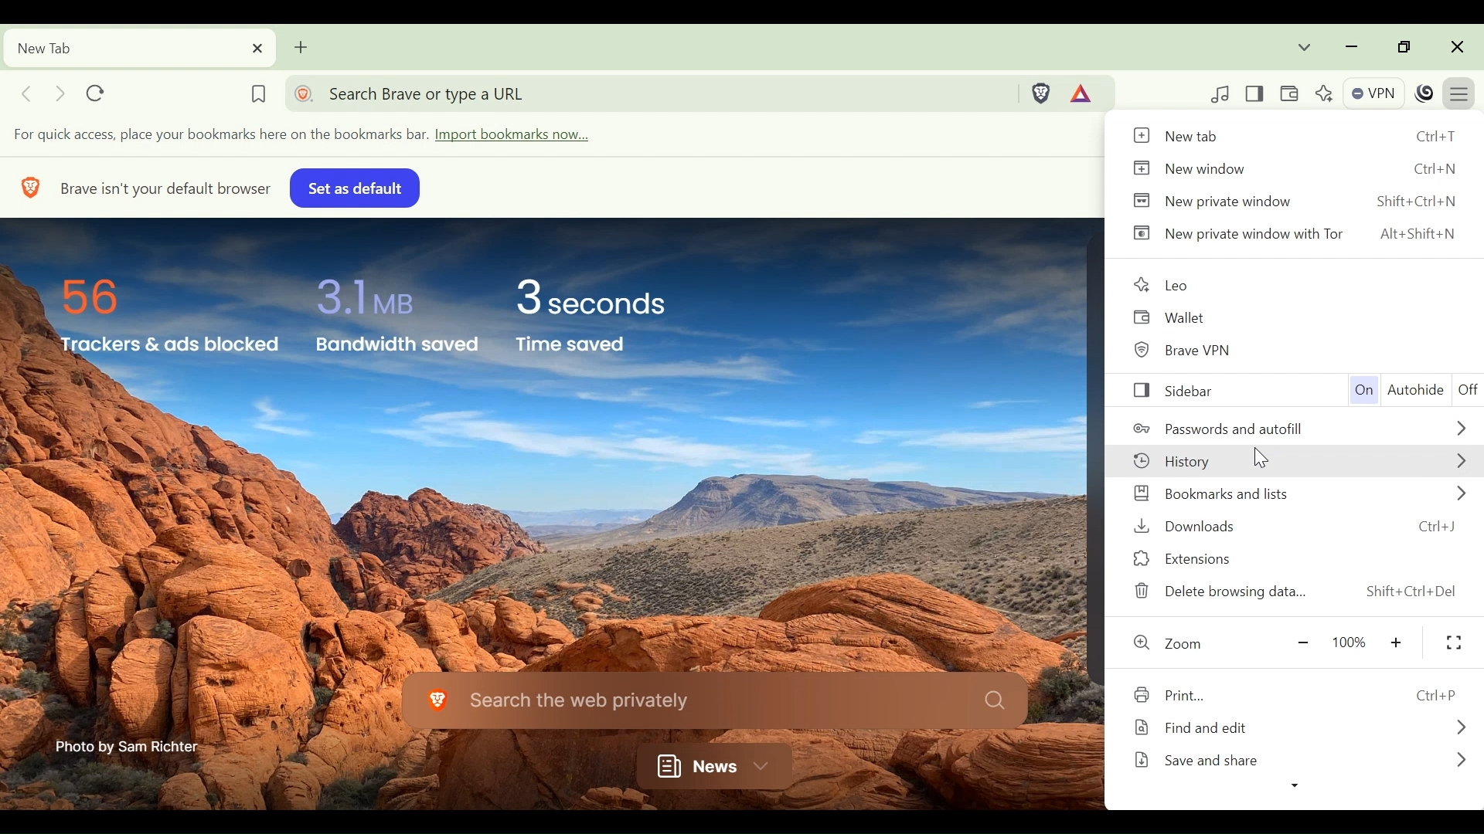  Describe the element at coordinates (165, 346) in the screenshot. I see `Trackers & ads Blocked` at that location.